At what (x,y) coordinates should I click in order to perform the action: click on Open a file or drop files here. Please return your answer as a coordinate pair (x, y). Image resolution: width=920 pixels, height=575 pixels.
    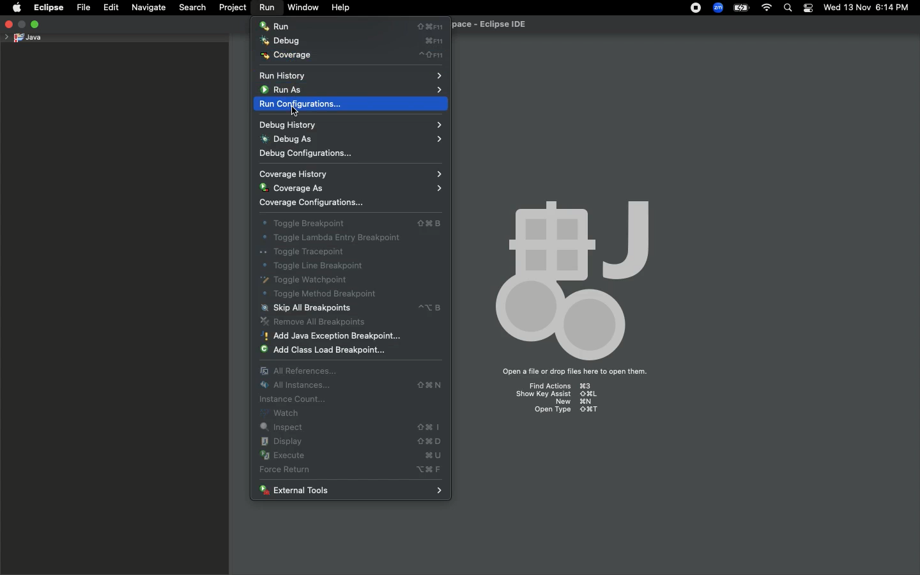
    Looking at the image, I should click on (569, 373).